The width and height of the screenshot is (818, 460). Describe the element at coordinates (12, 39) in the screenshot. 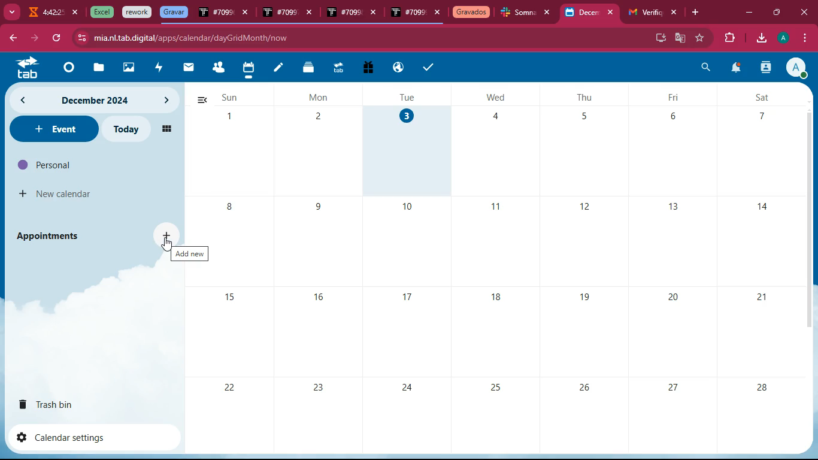

I see `back` at that location.